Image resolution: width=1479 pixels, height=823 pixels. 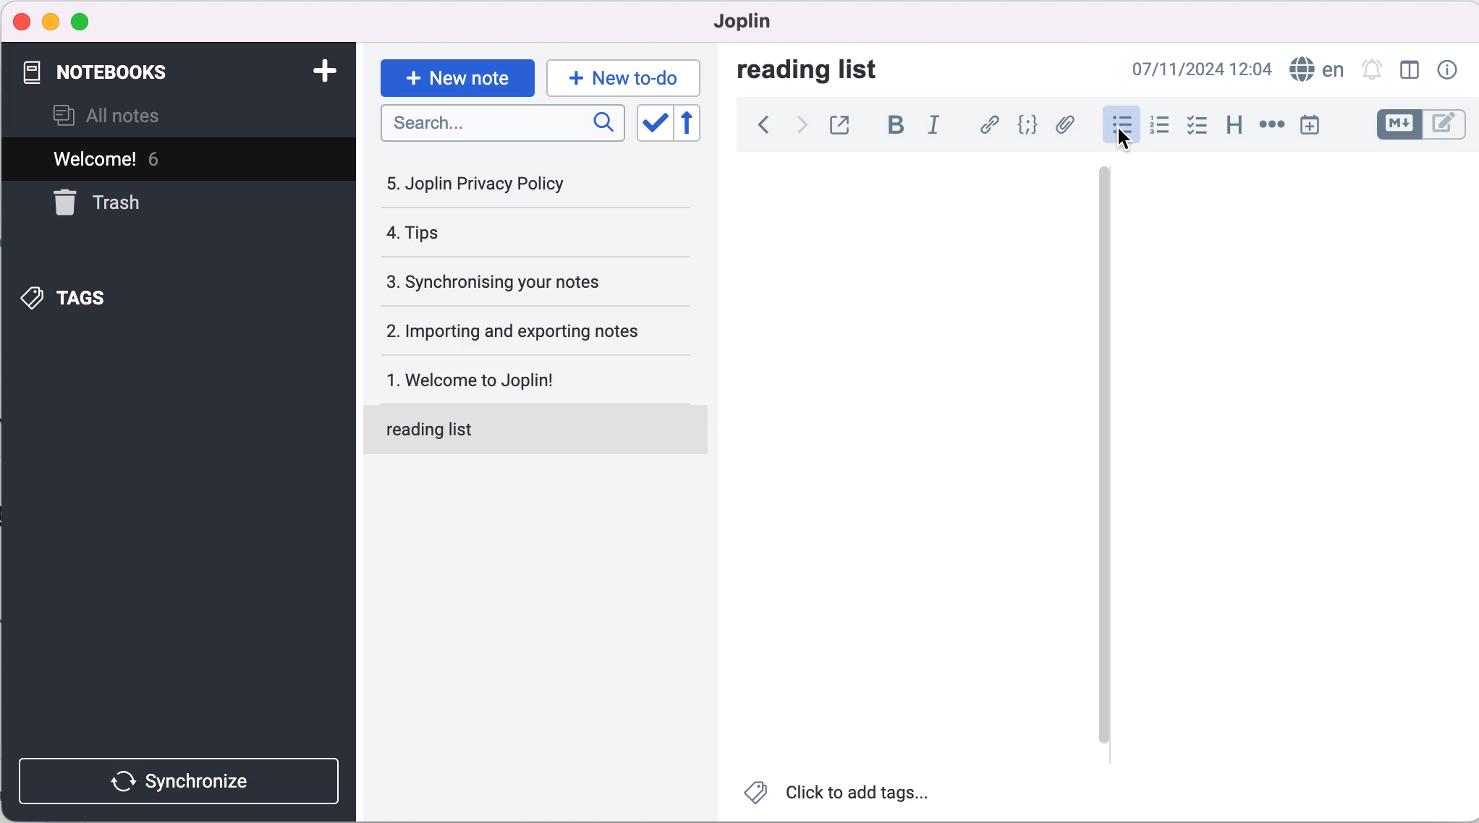 I want to click on hyperlink, so click(x=990, y=124).